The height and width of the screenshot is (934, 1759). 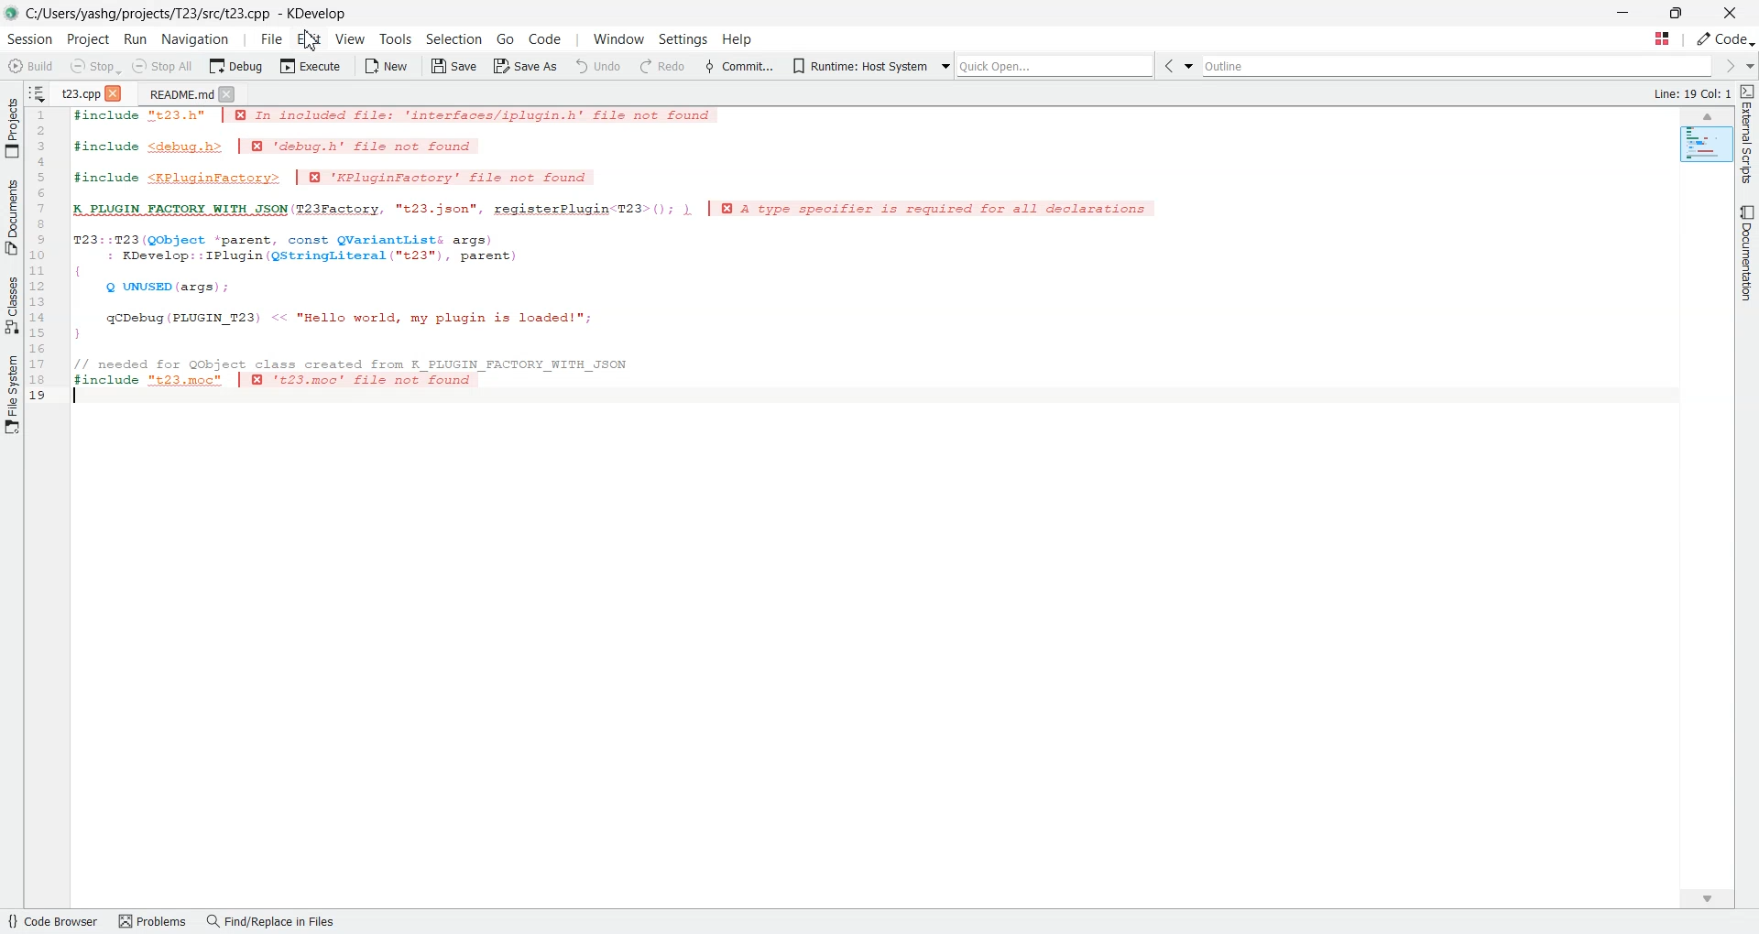 What do you see at coordinates (190, 14) in the screenshot?
I see `C:/Users/yashg/projects/T23/src/t23.cpp - KDevelop` at bounding box center [190, 14].